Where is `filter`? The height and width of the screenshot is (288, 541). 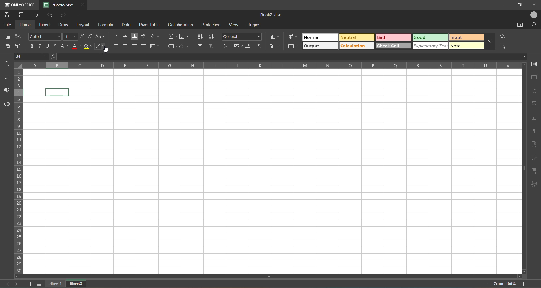 filter is located at coordinates (199, 46).